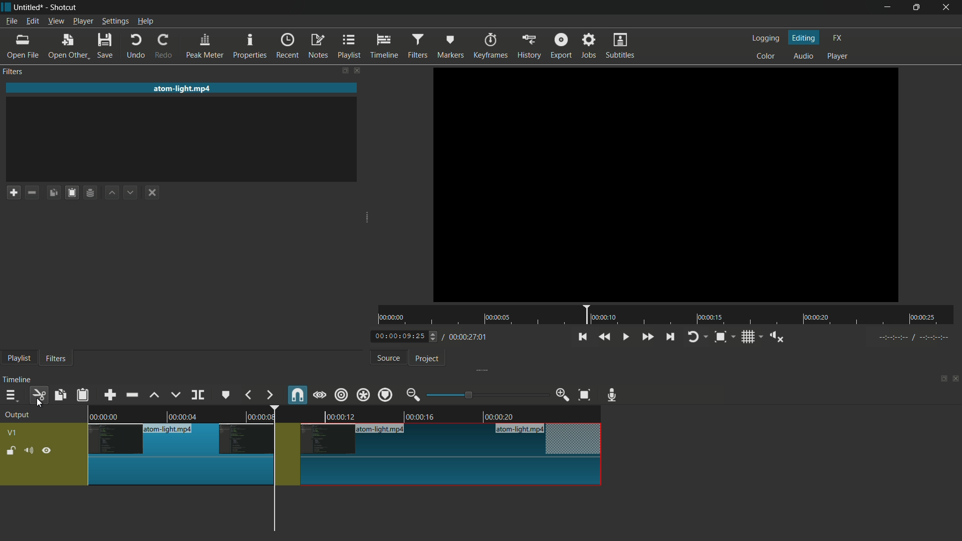  What do you see at coordinates (132, 394) in the screenshot?
I see `ripple delete` at bounding box center [132, 394].